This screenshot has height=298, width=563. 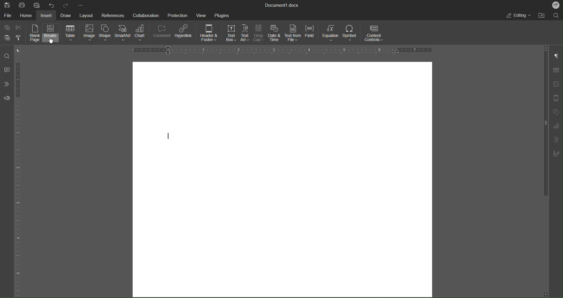 I want to click on Headings, so click(x=6, y=84).